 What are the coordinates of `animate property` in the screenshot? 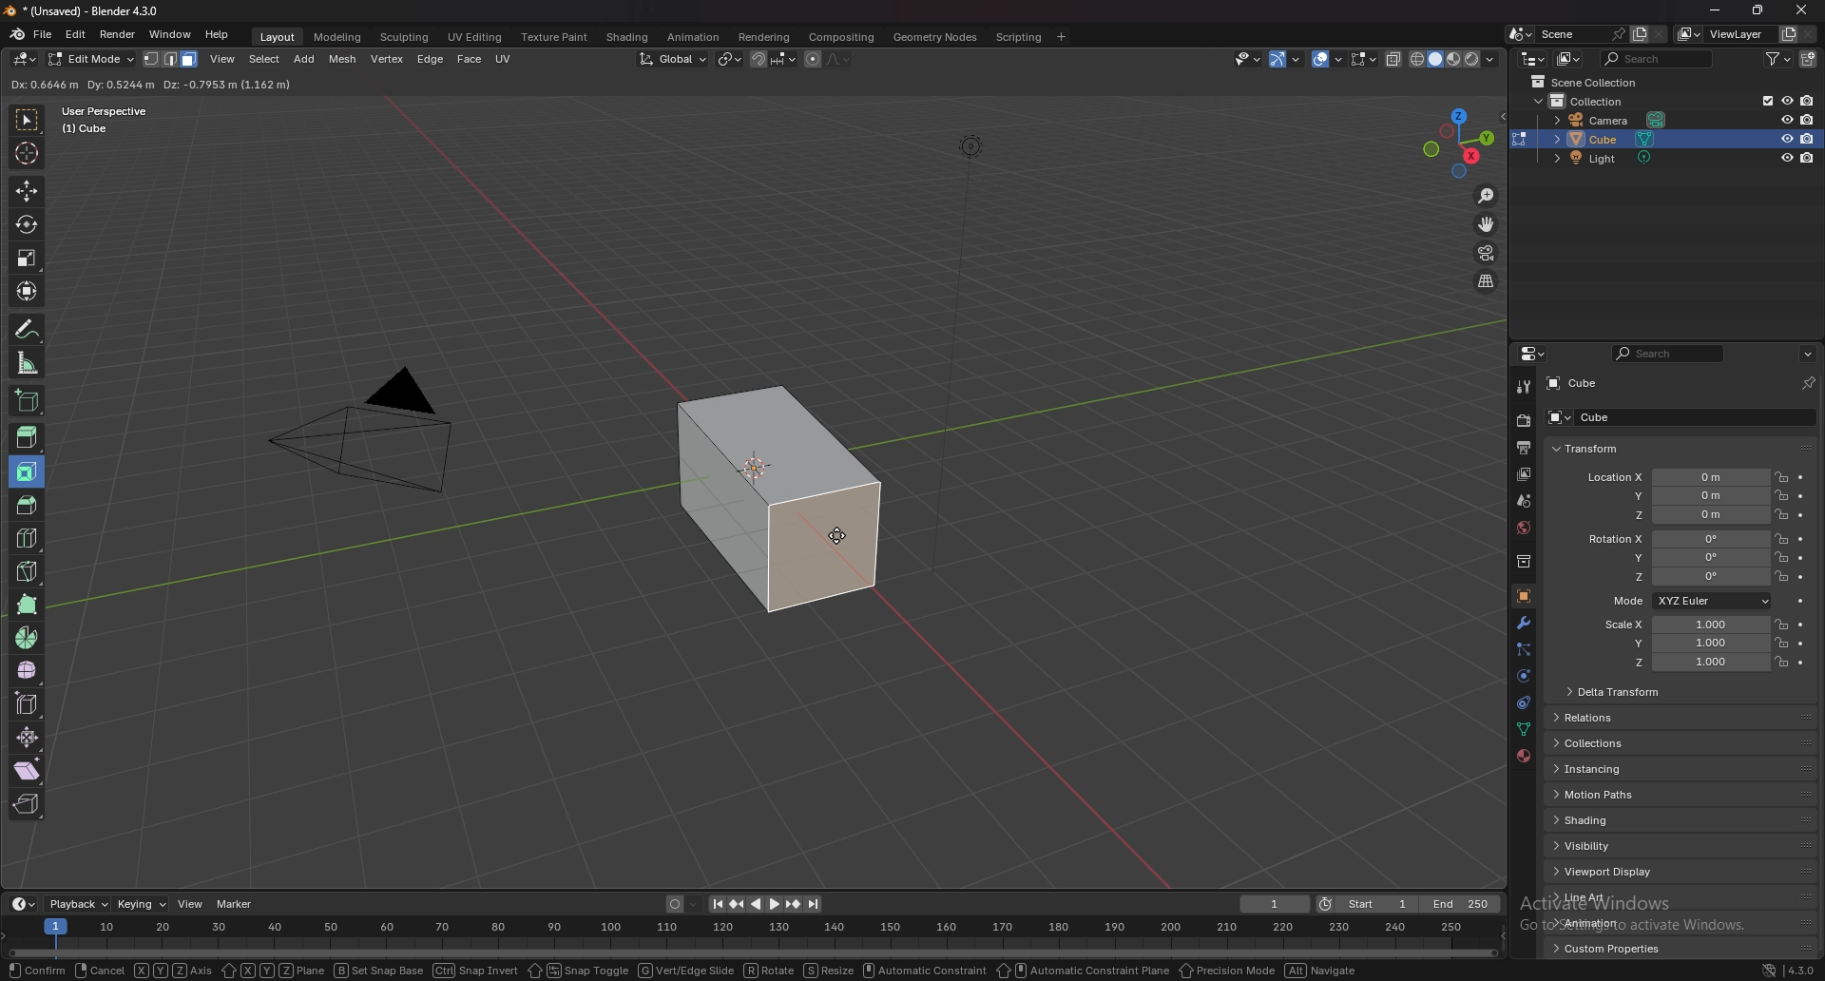 It's located at (1800, 540).